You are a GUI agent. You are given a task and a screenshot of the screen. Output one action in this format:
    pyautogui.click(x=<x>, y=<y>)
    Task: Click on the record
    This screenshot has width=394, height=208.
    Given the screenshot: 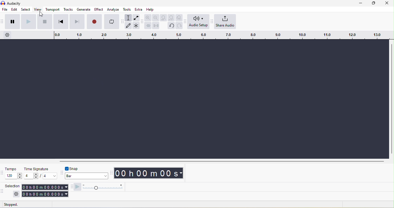 What is the action you would take?
    pyautogui.click(x=94, y=22)
    